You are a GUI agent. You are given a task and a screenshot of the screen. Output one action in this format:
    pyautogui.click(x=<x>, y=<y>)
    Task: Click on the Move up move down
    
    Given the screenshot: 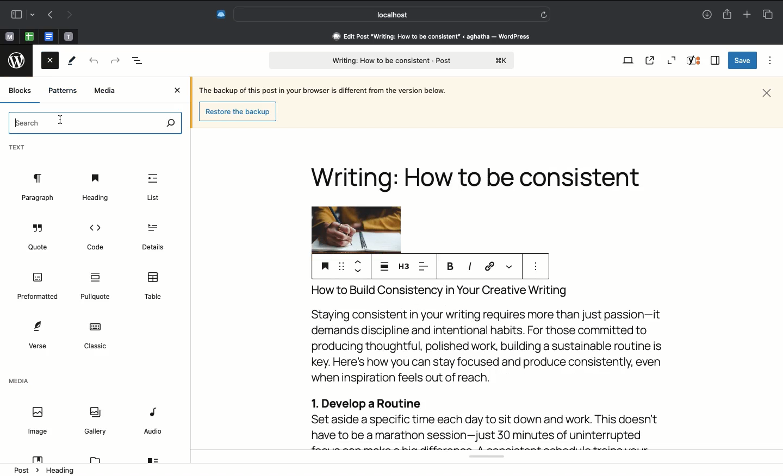 What is the action you would take?
    pyautogui.click(x=357, y=266)
    